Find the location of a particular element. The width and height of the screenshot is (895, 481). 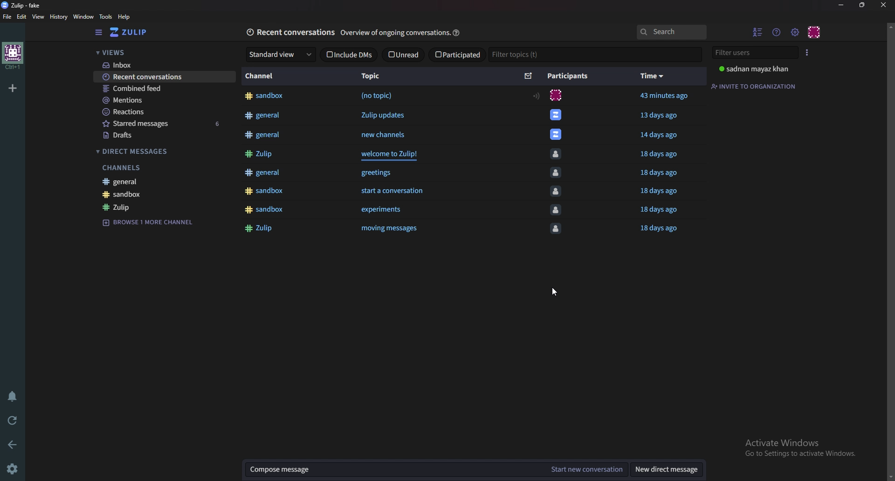

Recent conversations is located at coordinates (163, 78).